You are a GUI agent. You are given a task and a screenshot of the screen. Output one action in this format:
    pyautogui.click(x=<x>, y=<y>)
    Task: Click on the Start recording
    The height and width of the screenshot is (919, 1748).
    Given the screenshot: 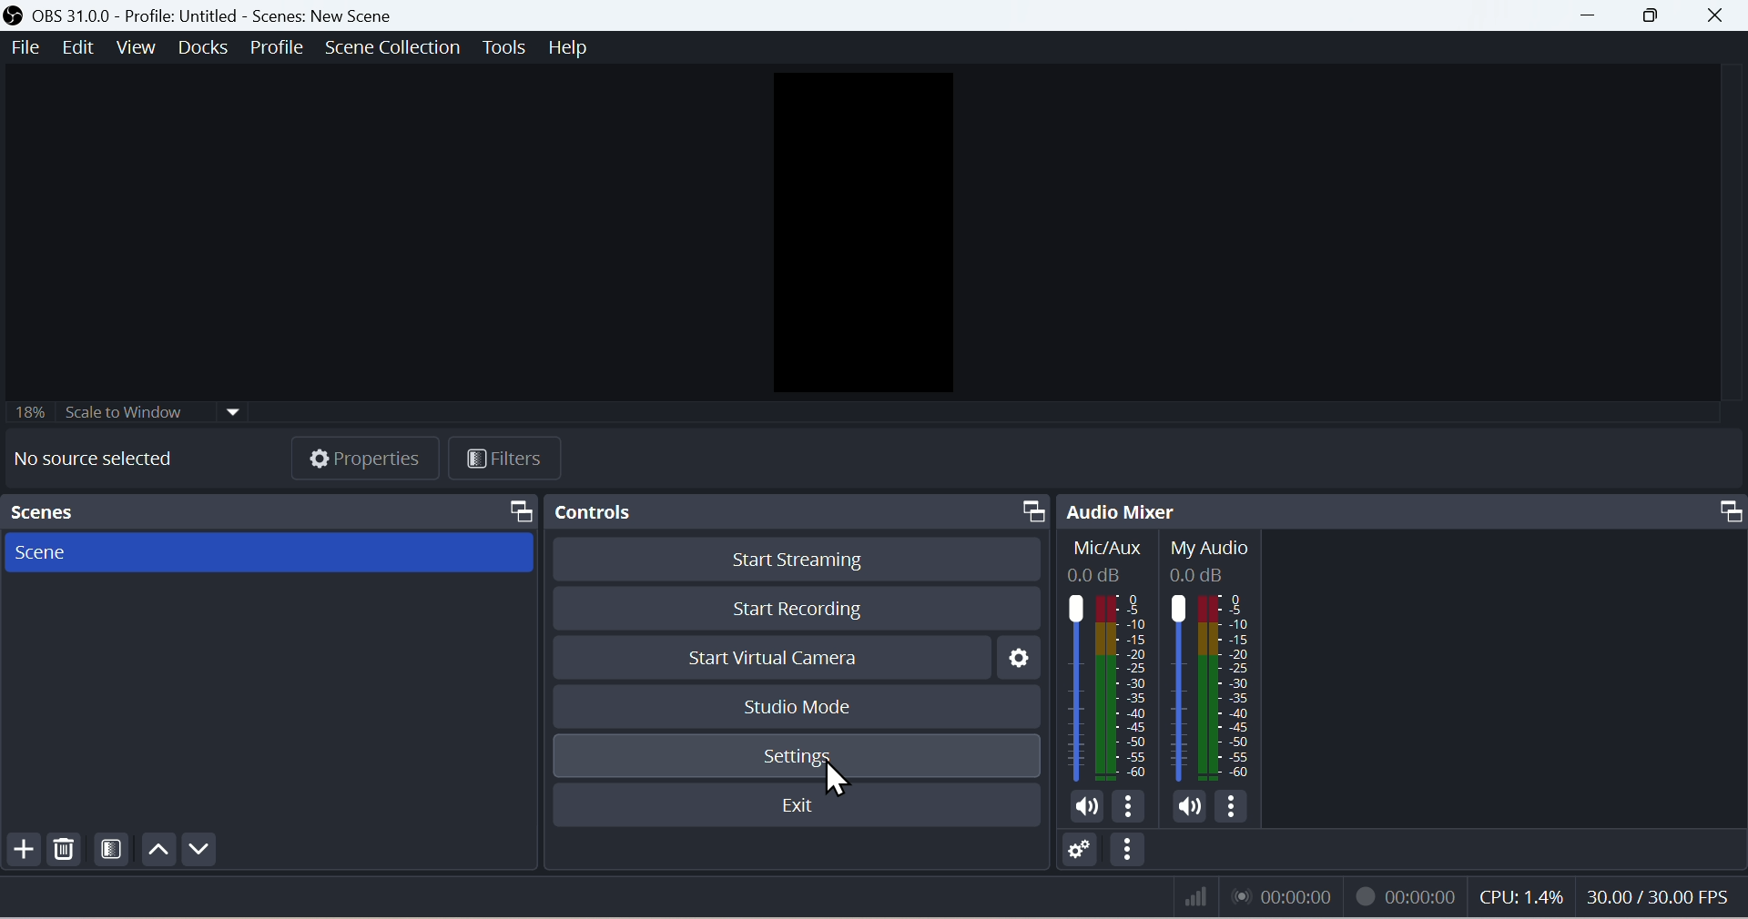 What is the action you would take?
    pyautogui.click(x=792, y=608)
    